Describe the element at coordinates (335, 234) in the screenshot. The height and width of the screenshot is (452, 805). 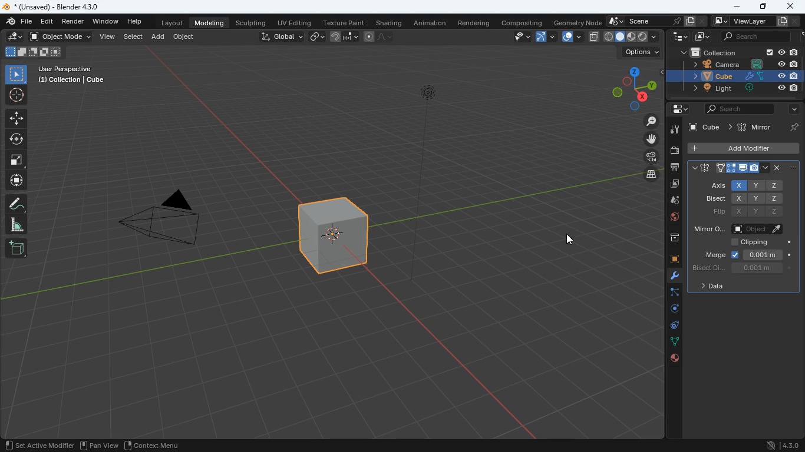
I see `cube` at that location.